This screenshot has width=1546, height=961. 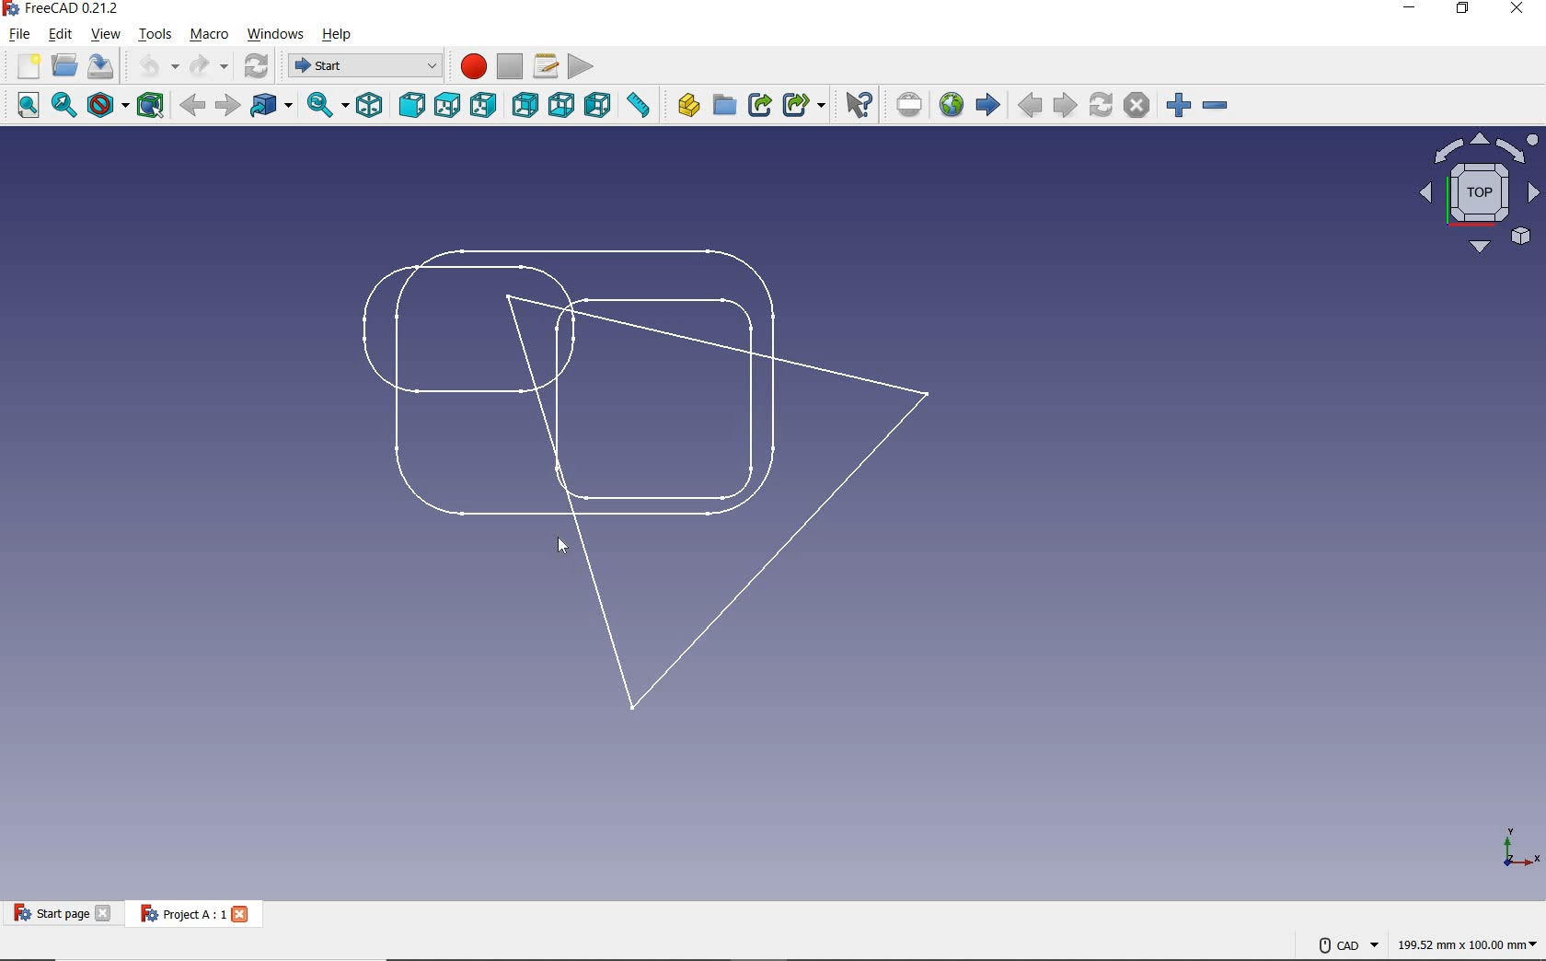 What do you see at coordinates (803, 107) in the screenshot?
I see `MAKE SUB-LINK` at bounding box center [803, 107].